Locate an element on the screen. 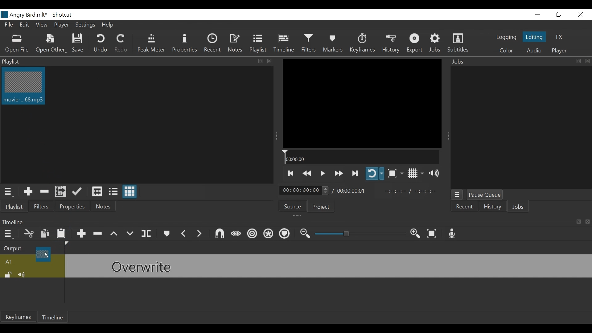 This screenshot has height=333, width=592. Scrub while dragging is located at coordinates (236, 234).